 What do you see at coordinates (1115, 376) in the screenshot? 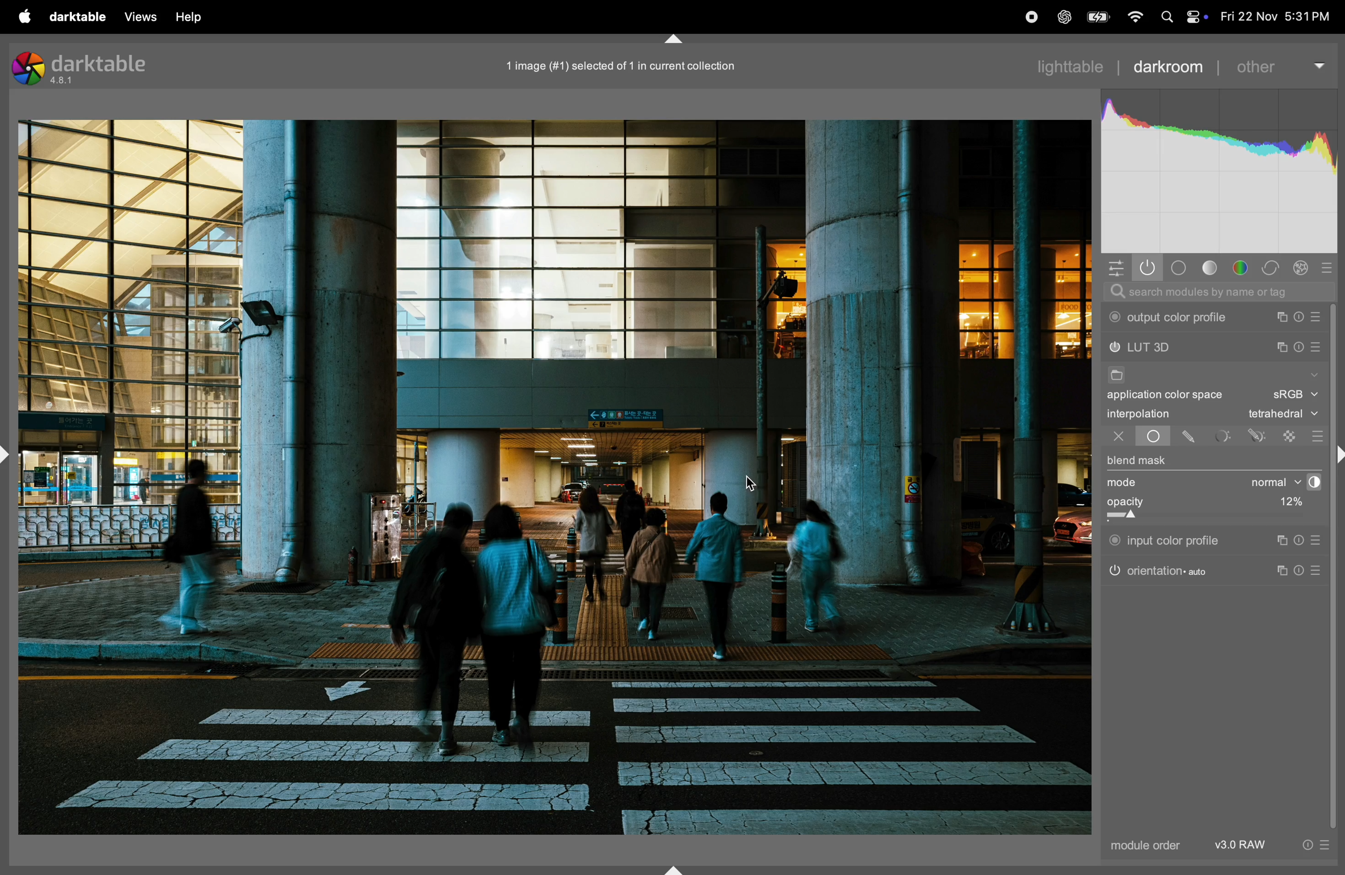
I see `file` at bounding box center [1115, 376].